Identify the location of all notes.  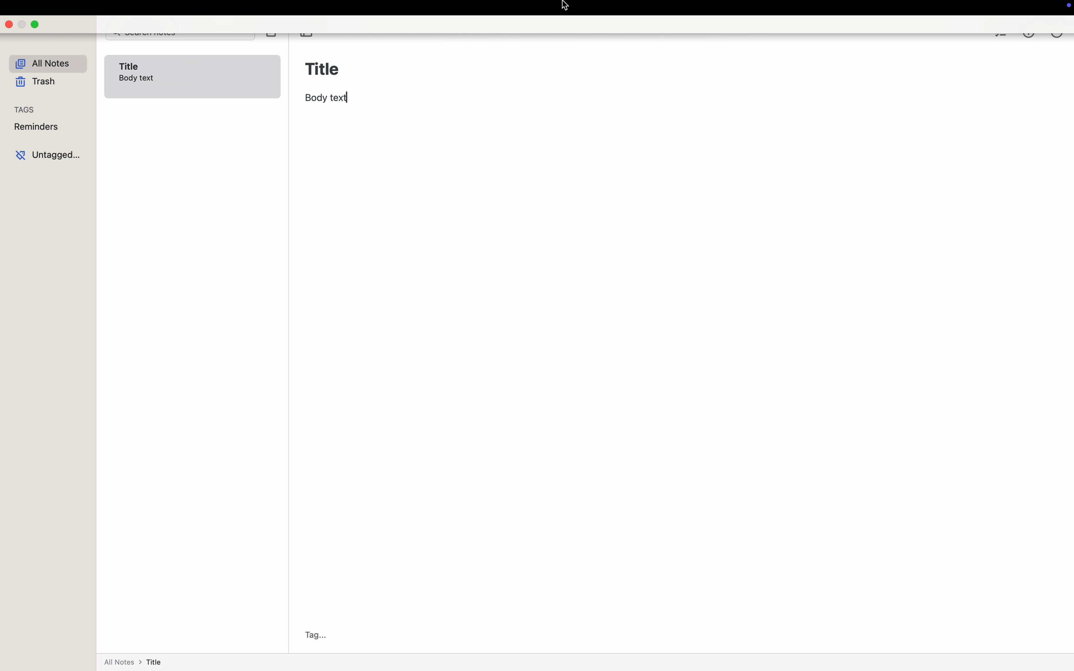
(47, 62).